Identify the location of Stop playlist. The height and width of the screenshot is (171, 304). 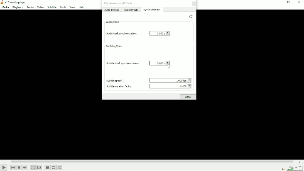
(19, 167).